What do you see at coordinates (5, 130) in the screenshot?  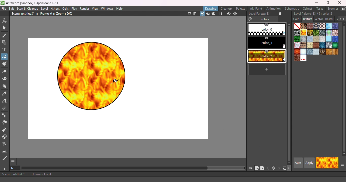 I see `Pump tool` at bounding box center [5, 130].